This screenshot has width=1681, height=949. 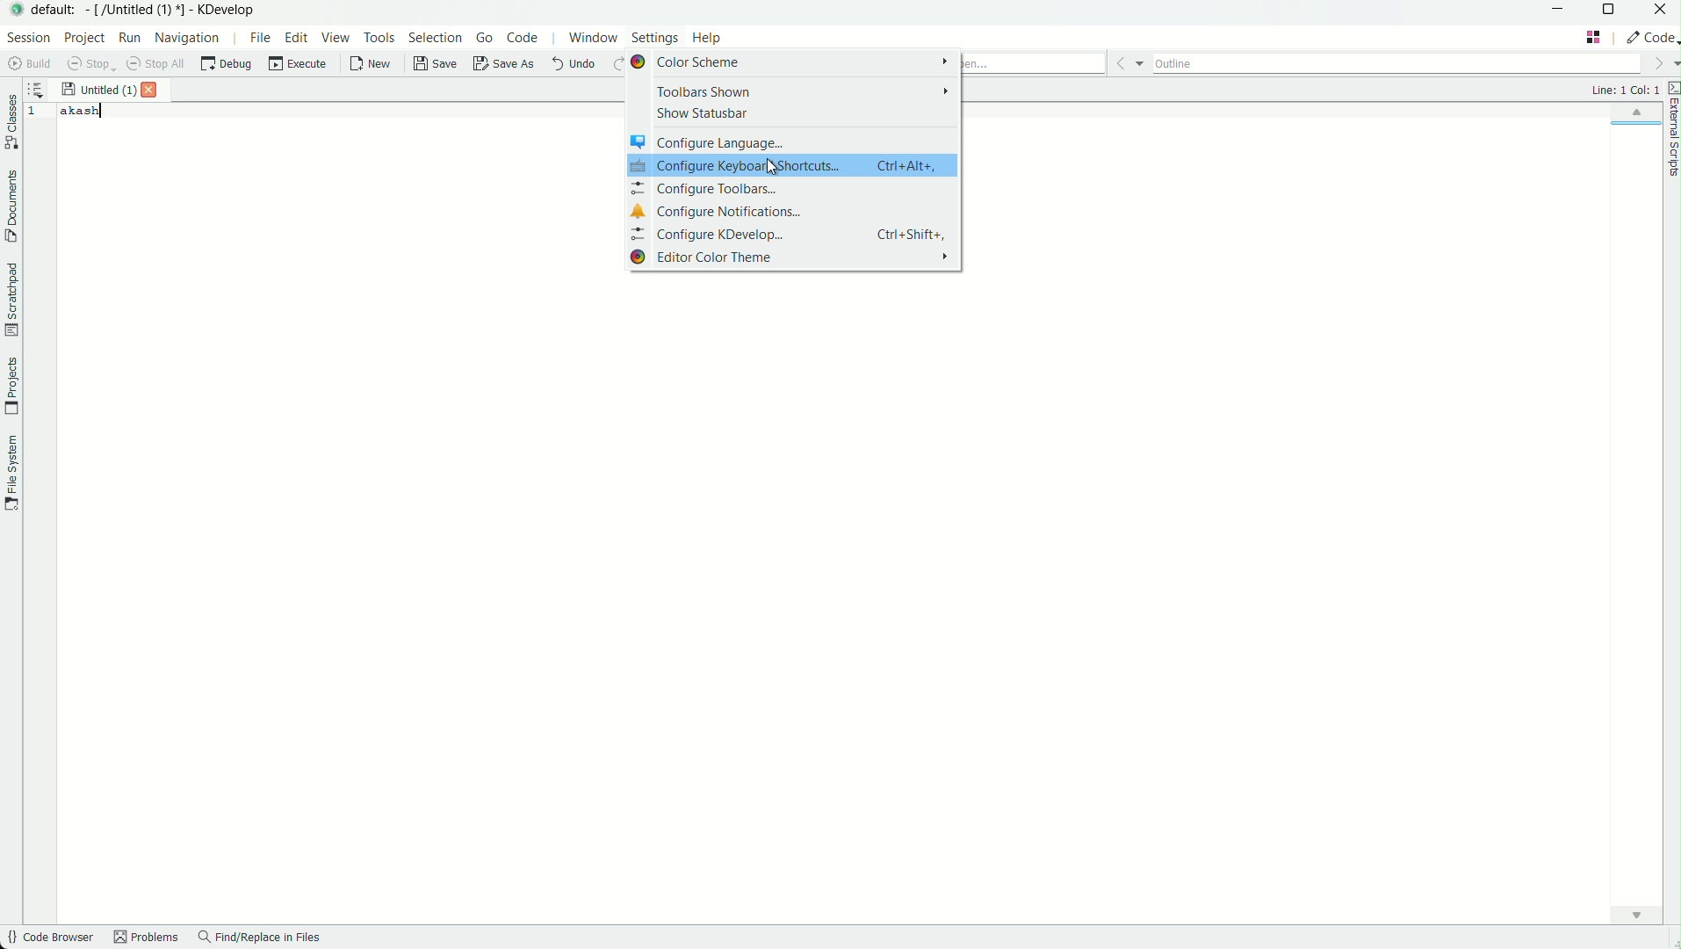 What do you see at coordinates (57, 9) in the screenshot?
I see `default` at bounding box center [57, 9].